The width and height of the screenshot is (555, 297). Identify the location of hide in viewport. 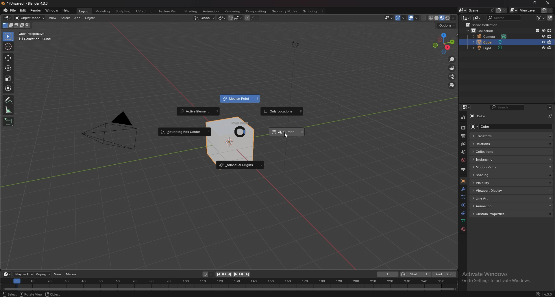
(543, 42).